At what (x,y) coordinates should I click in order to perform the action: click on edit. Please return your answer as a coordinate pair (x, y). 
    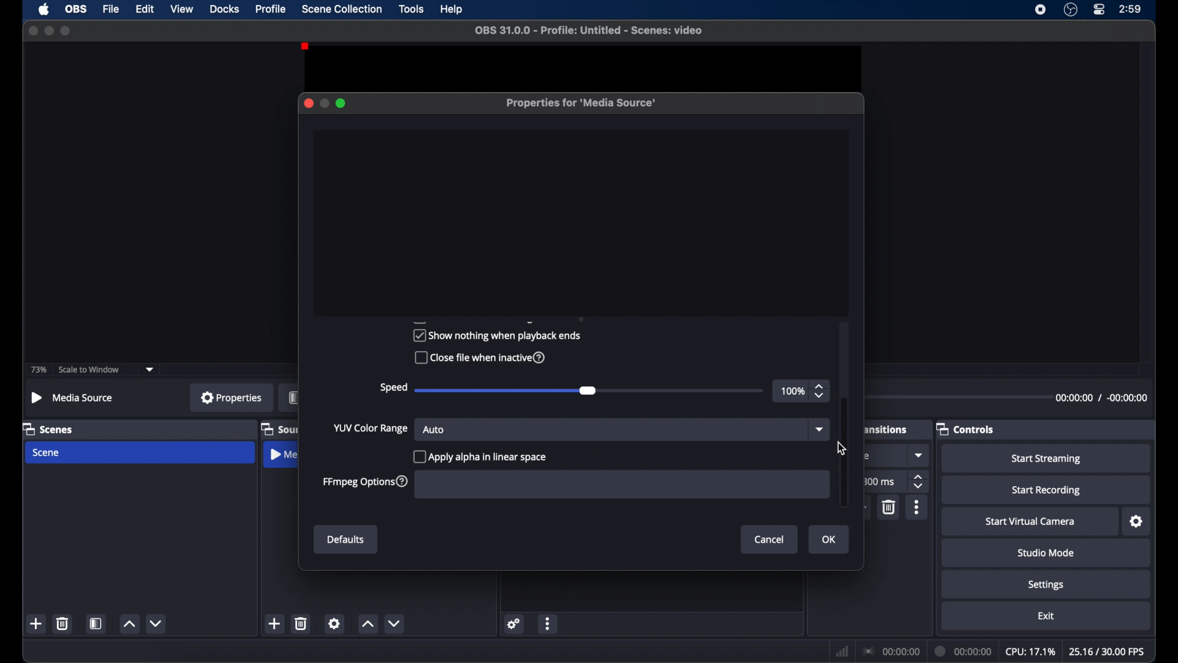
    Looking at the image, I should click on (145, 10).